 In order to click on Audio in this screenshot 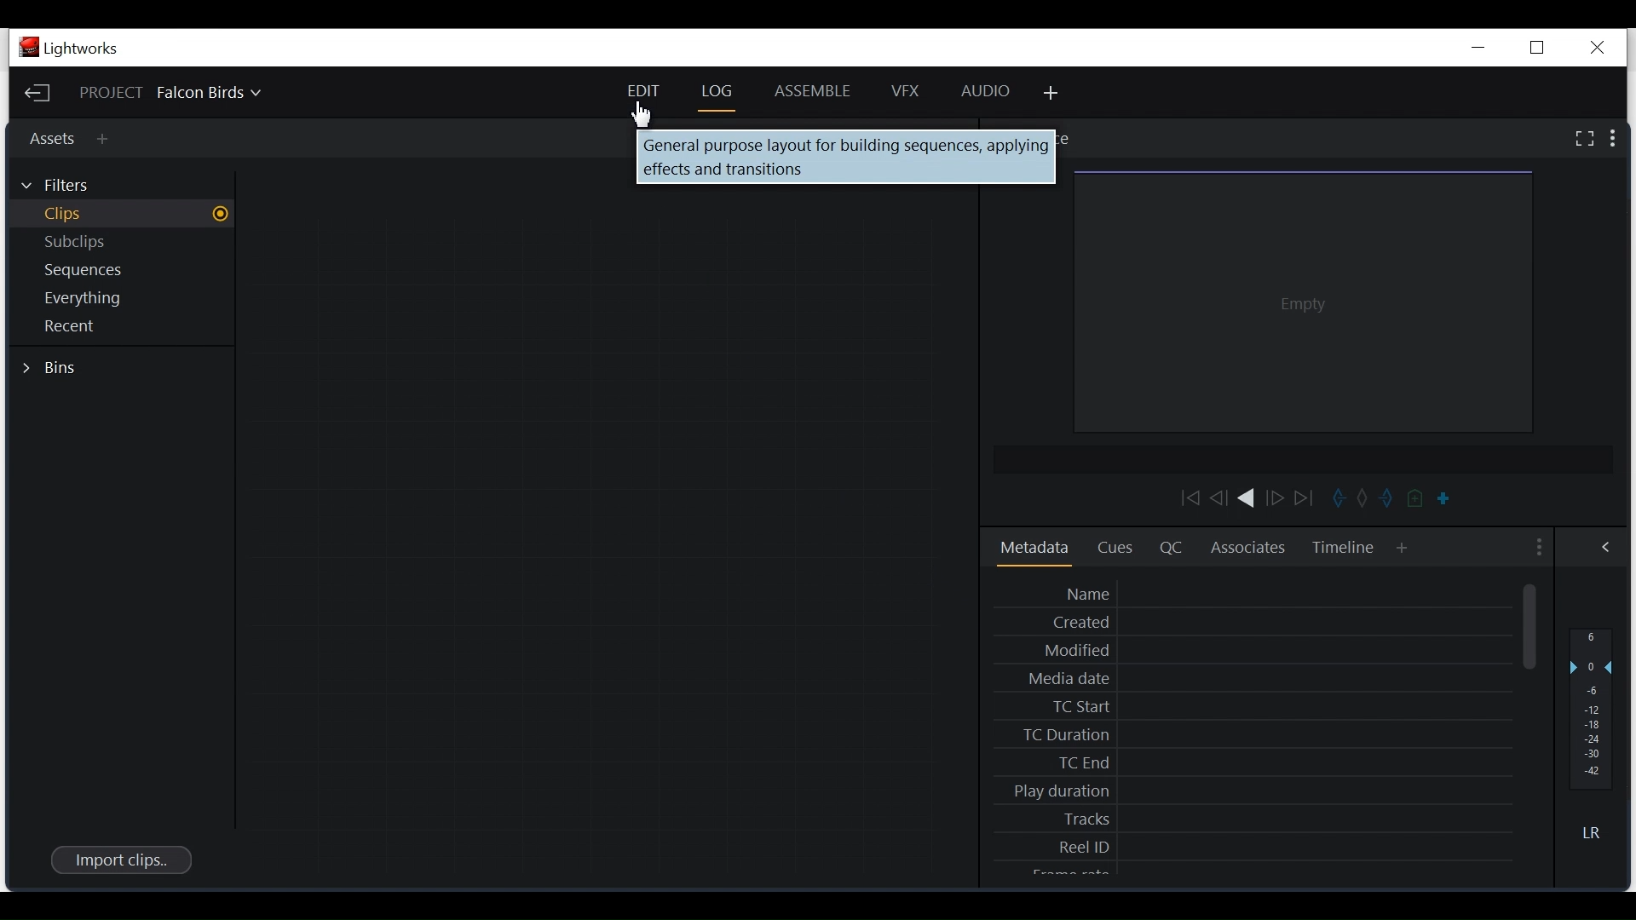, I will do `click(988, 90)`.